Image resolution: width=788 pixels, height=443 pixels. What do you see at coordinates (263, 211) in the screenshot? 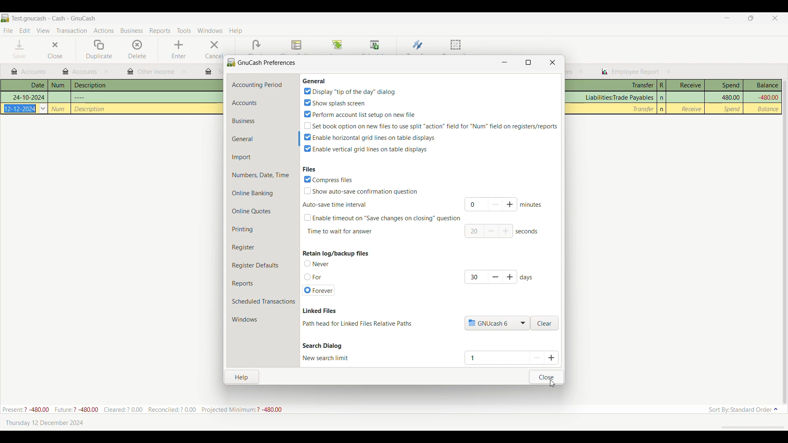
I see `Online quotes` at bounding box center [263, 211].